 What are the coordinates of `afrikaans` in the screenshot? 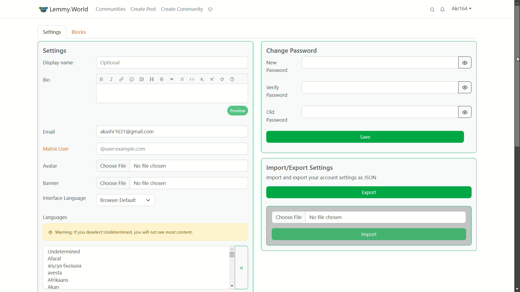 It's located at (59, 280).